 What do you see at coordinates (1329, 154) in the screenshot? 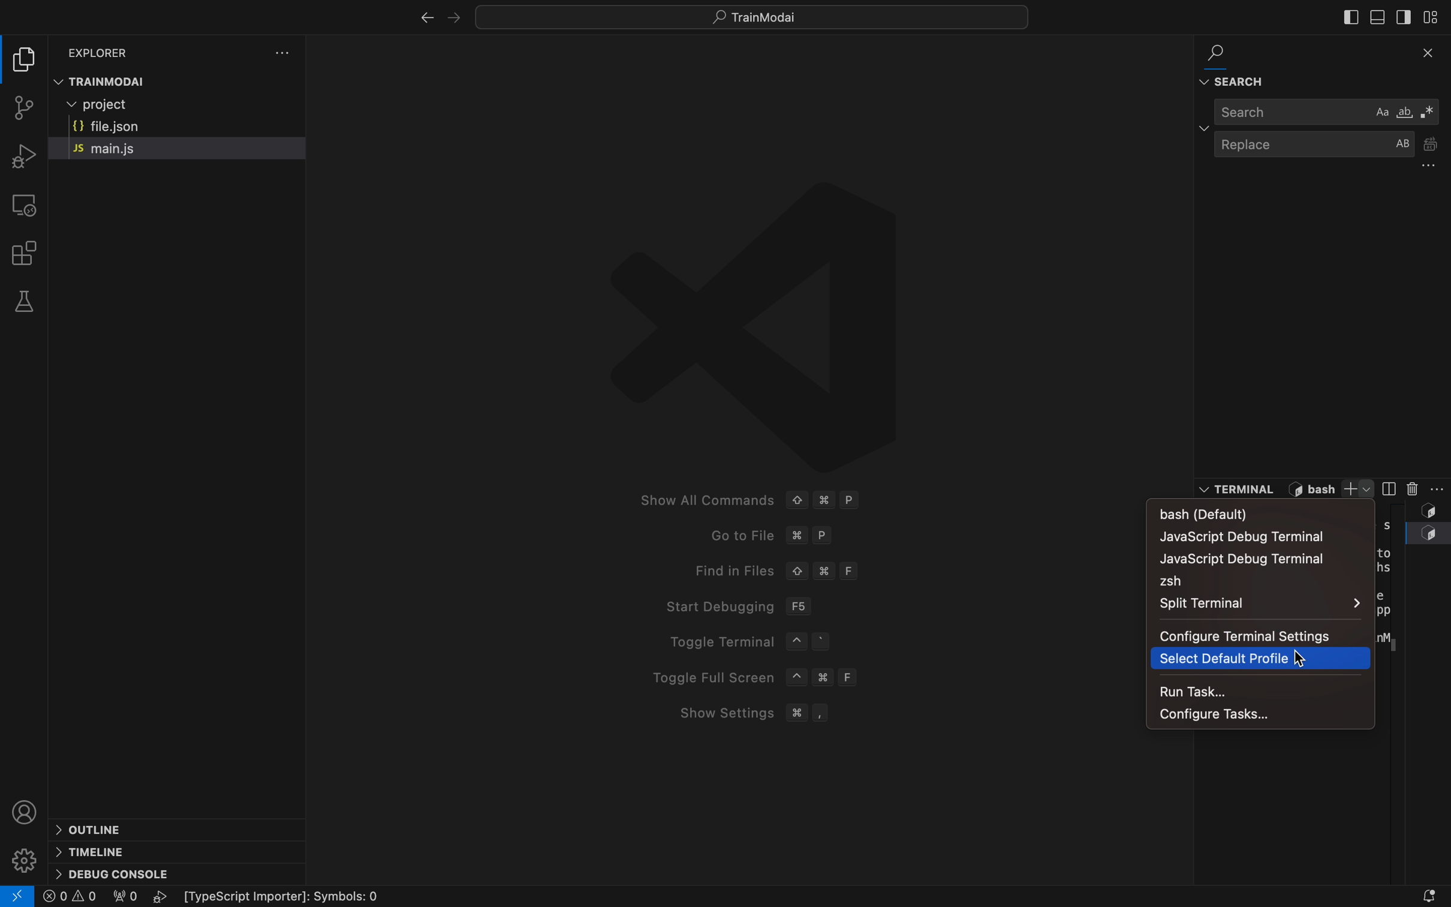
I see `replace` at bounding box center [1329, 154].